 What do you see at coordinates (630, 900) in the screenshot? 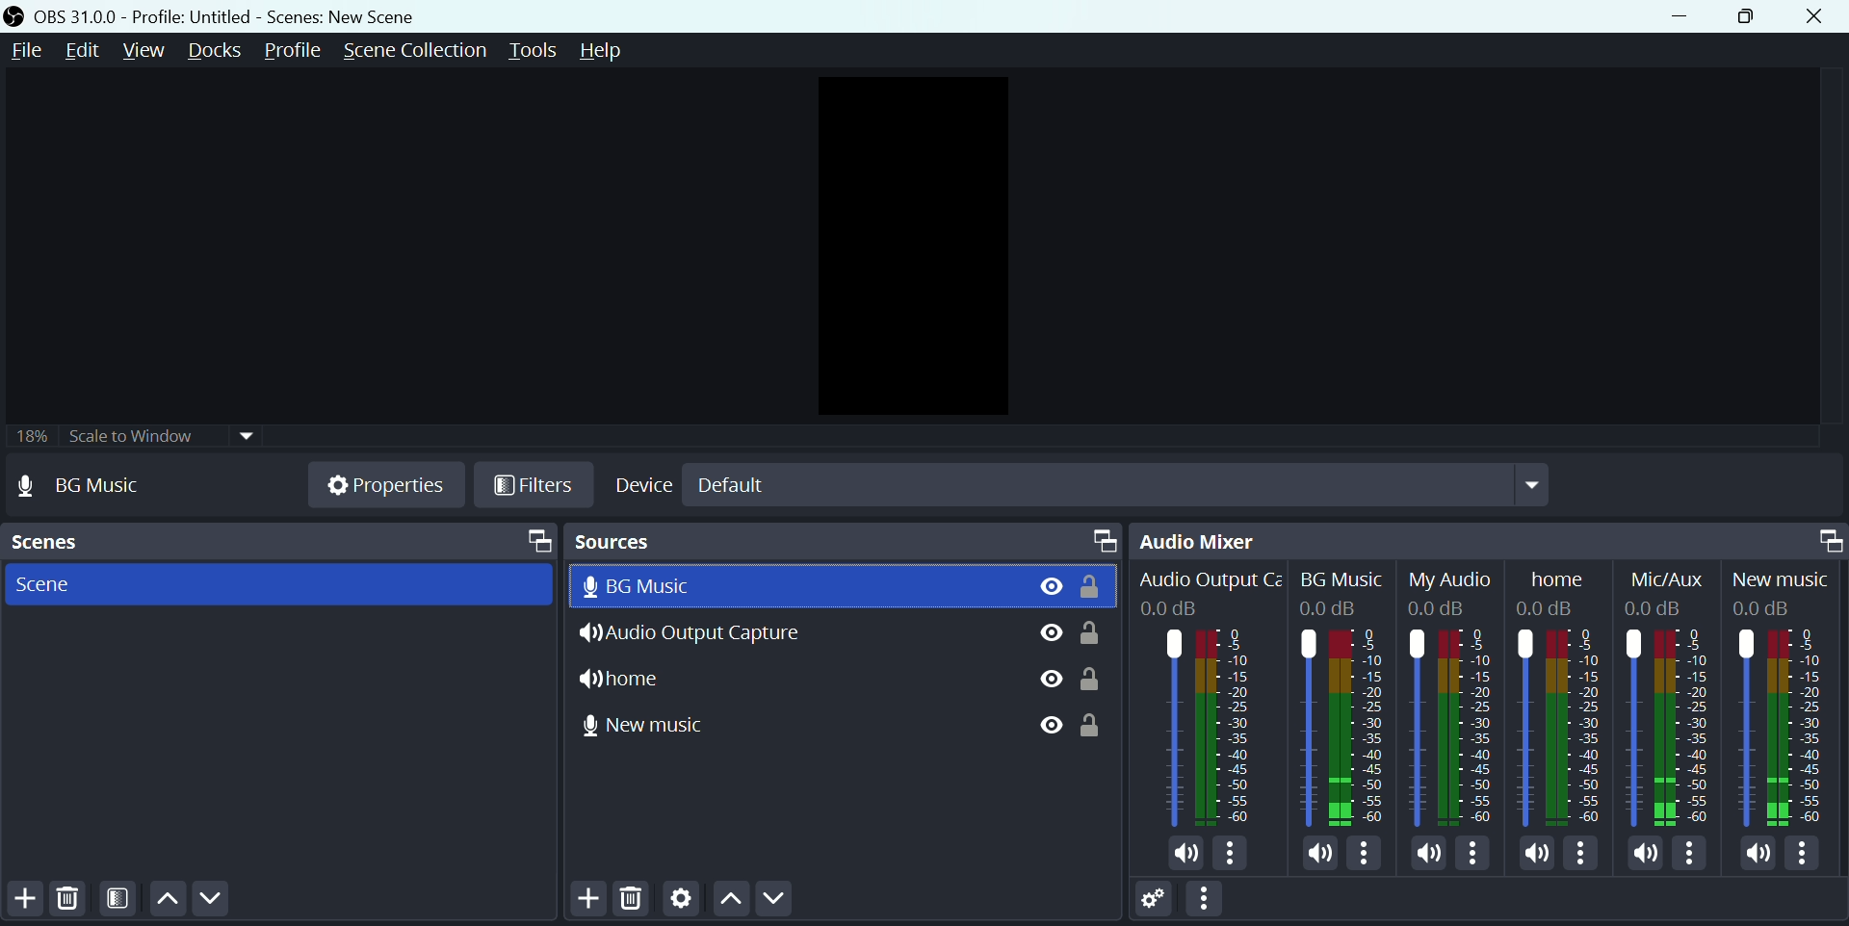
I see `Delete` at bounding box center [630, 900].